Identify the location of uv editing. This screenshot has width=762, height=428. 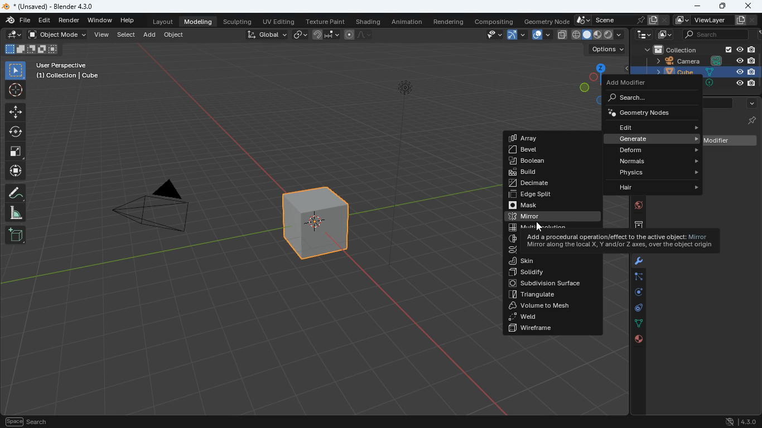
(282, 22).